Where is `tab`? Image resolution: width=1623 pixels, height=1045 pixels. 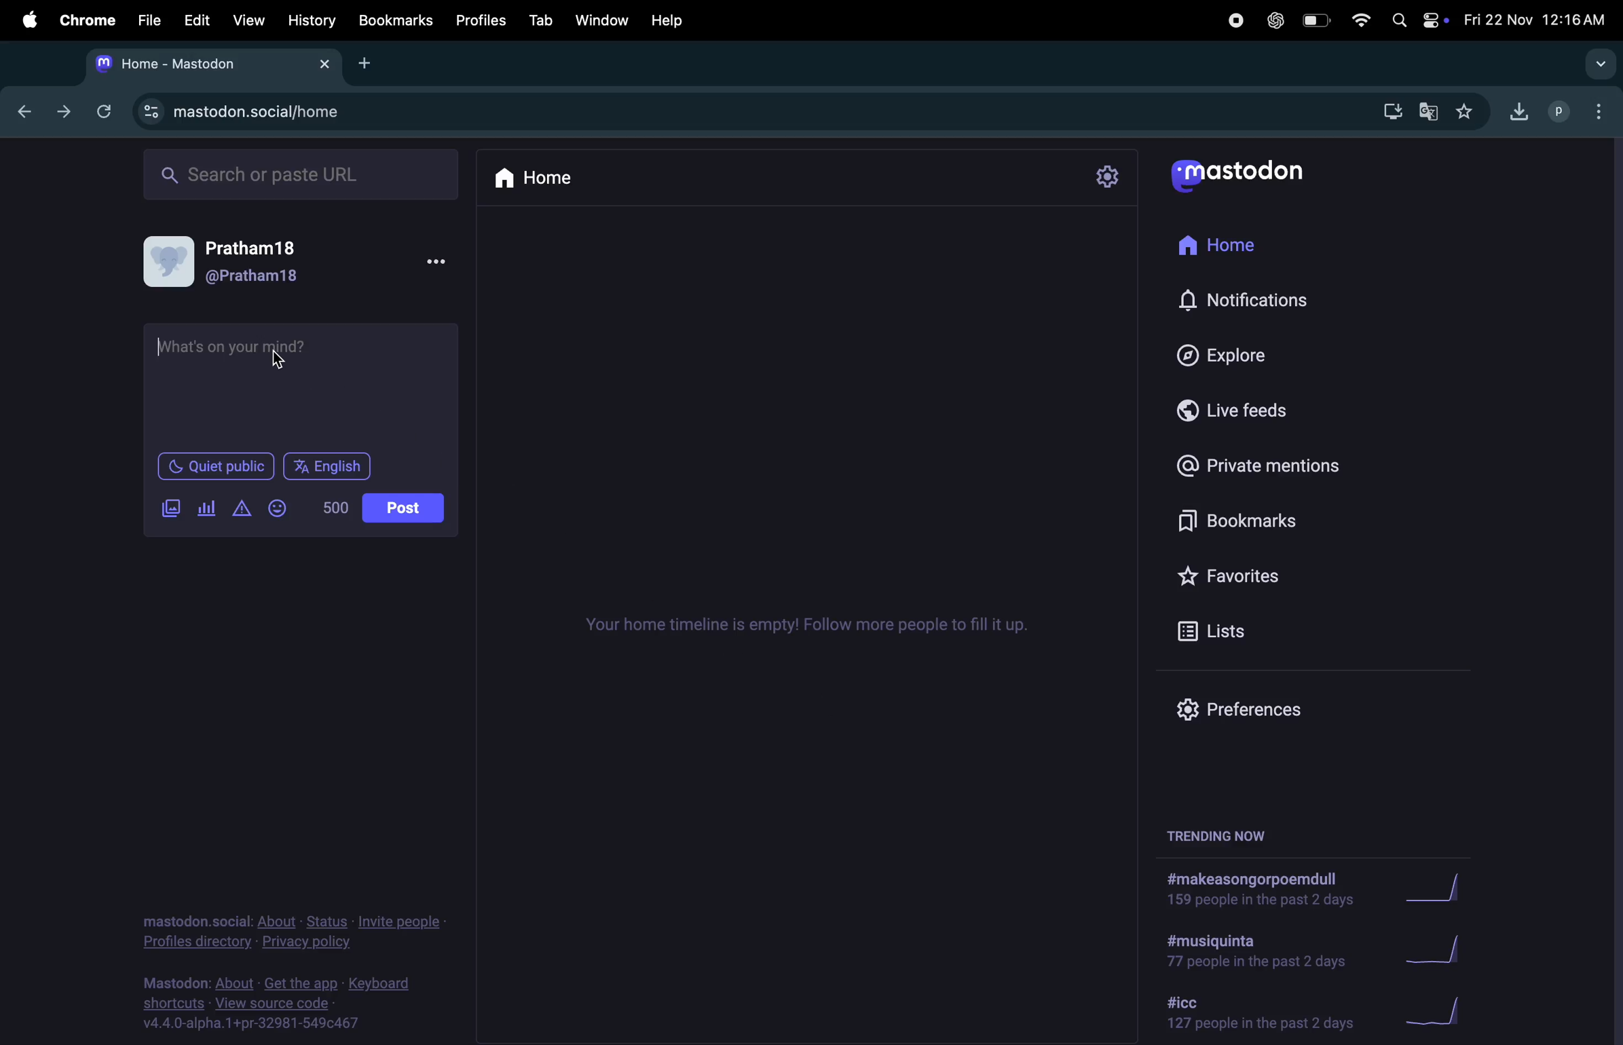
tab is located at coordinates (544, 18).